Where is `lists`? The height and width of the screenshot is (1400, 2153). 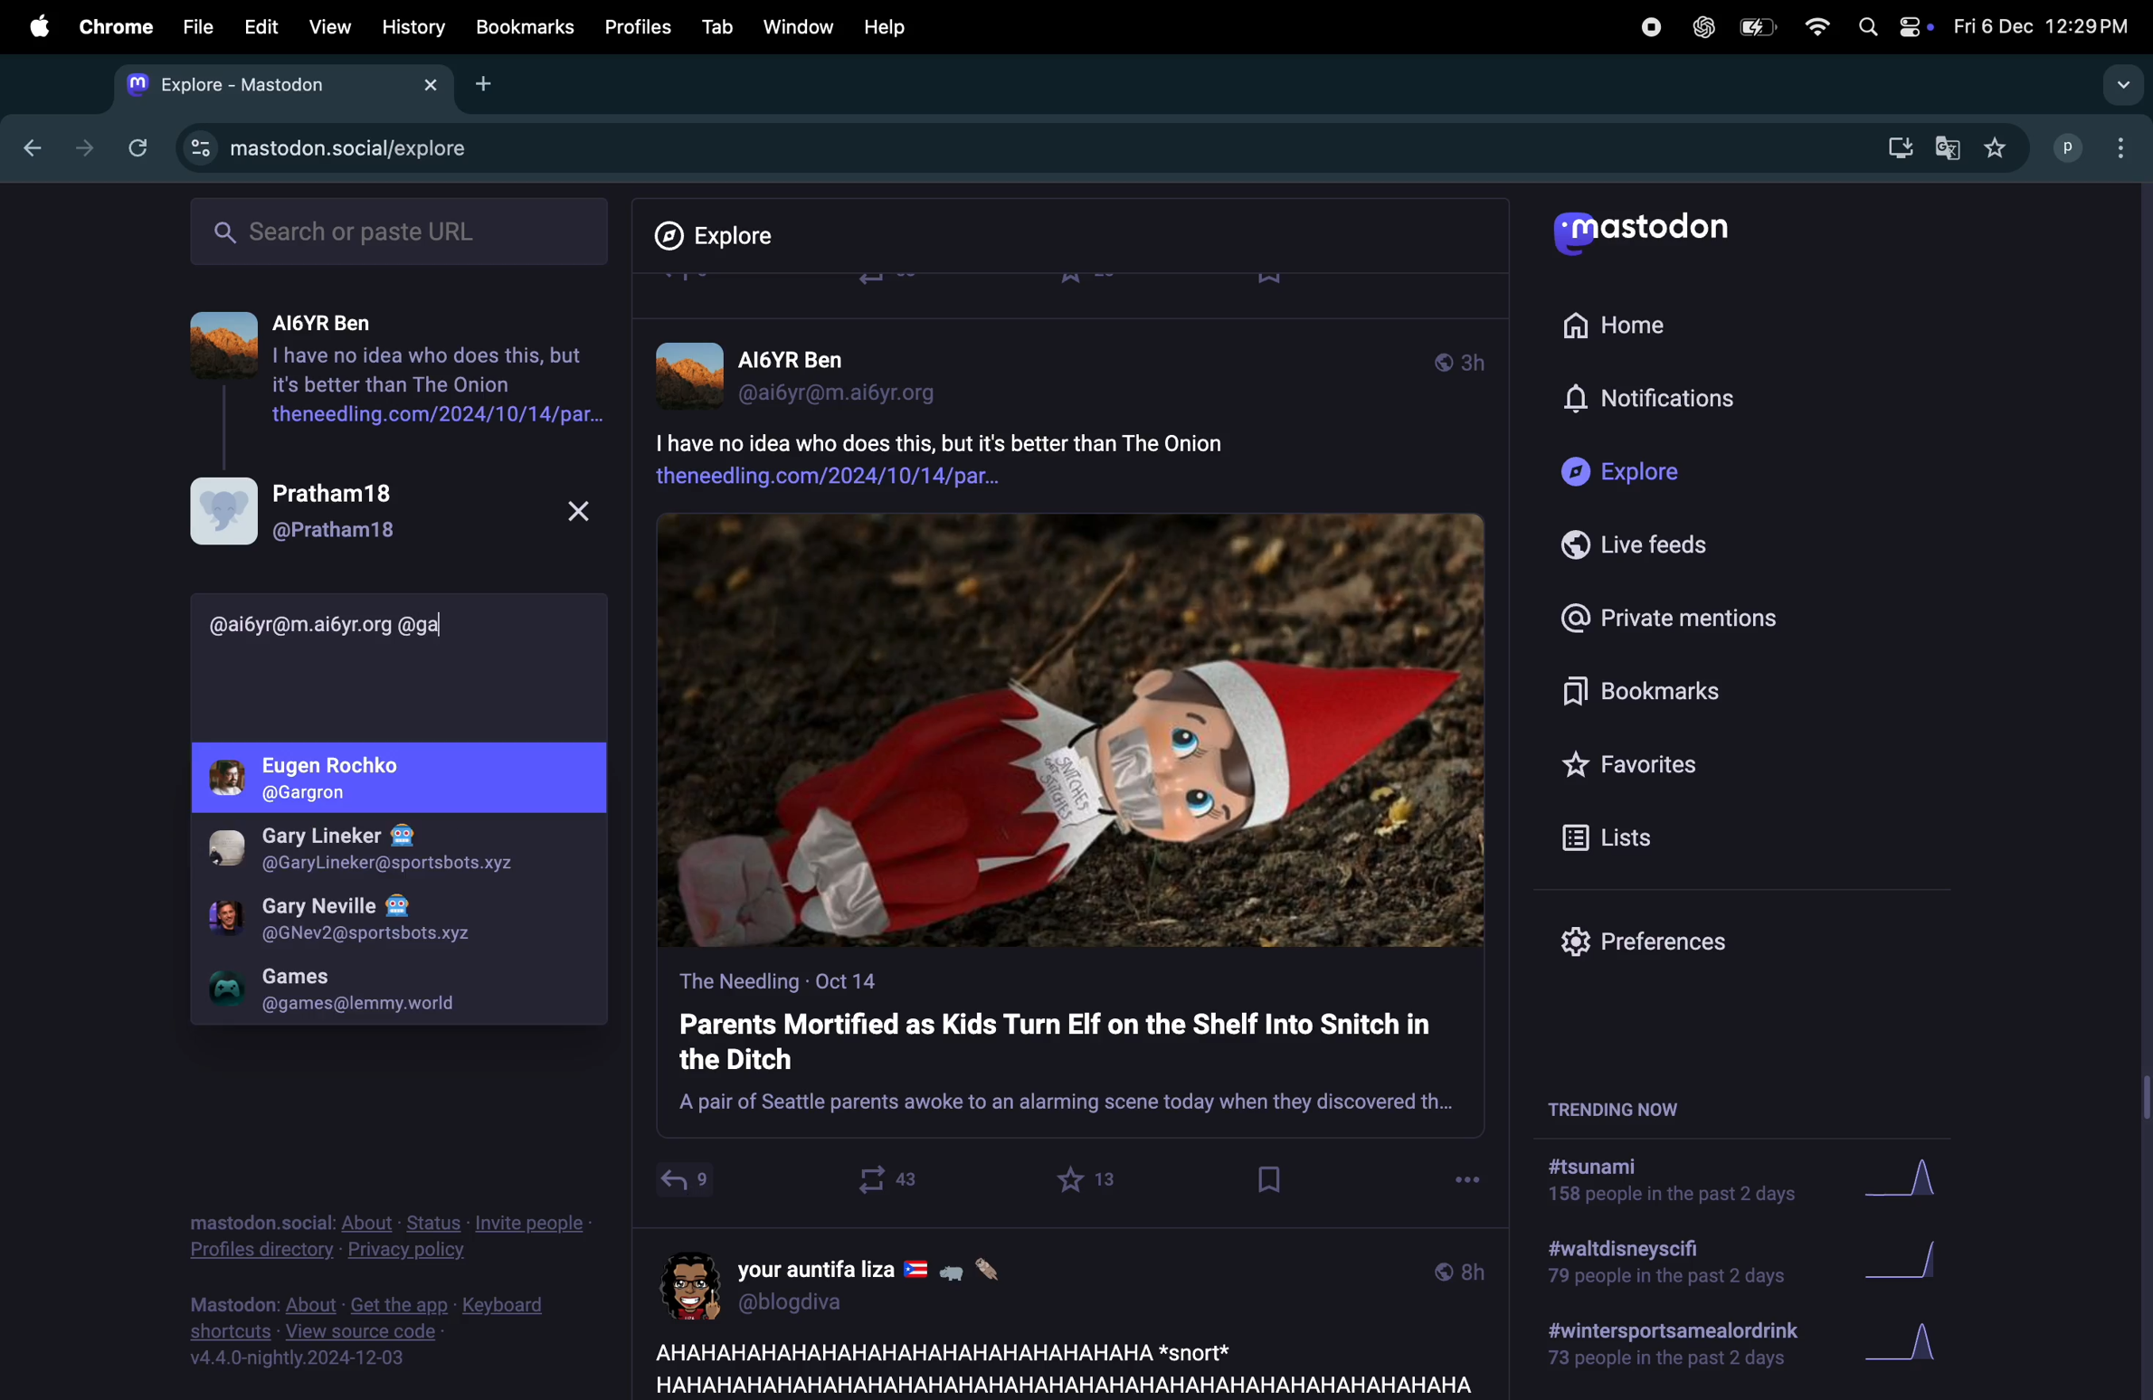
lists is located at coordinates (1617, 837).